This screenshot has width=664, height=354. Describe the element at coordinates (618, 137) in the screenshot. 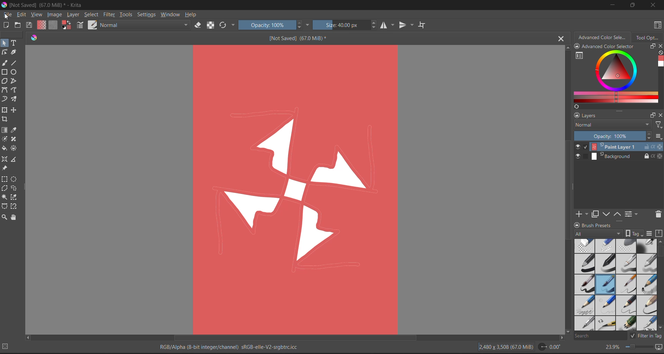

I see `opacity` at that location.